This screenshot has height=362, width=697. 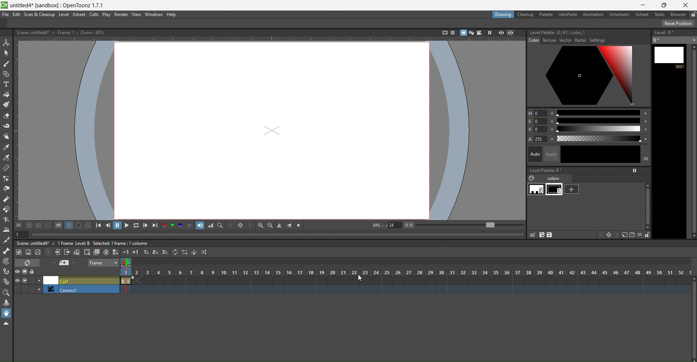 What do you see at coordinates (7, 271) in the screenshot?
I see `hook tool` at bounding box center [7, 271].